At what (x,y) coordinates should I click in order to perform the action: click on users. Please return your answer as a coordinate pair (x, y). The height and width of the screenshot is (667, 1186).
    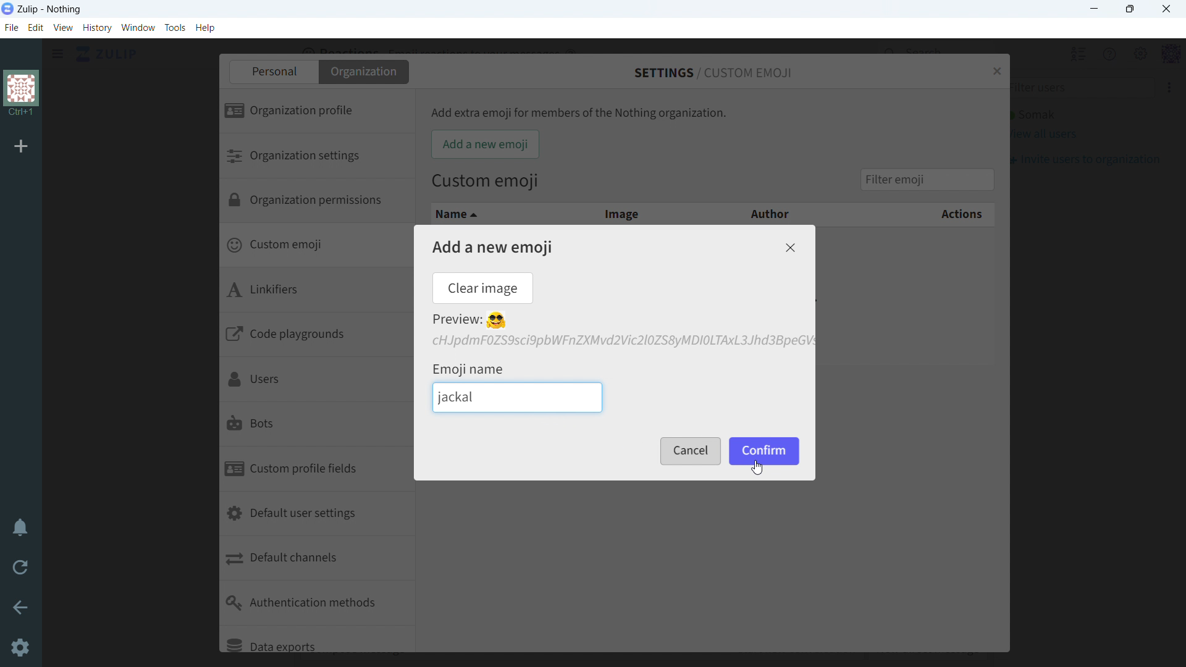
    Looking at the image, I should click on (314, 380).